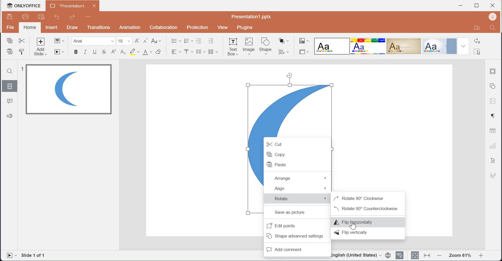  What do you see at coordinates (113, 52) in the screenshot?
I see `Superscript` at bounding box center [113, 52].